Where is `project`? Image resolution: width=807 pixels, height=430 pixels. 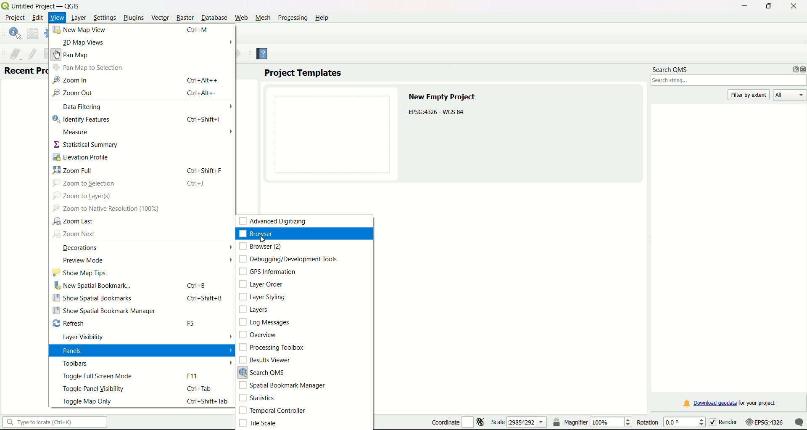
project is located at coordinates (16, 19).